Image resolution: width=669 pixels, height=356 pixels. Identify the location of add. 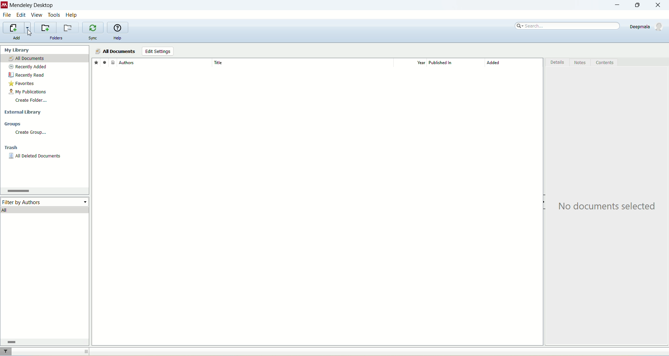
(16, 38).